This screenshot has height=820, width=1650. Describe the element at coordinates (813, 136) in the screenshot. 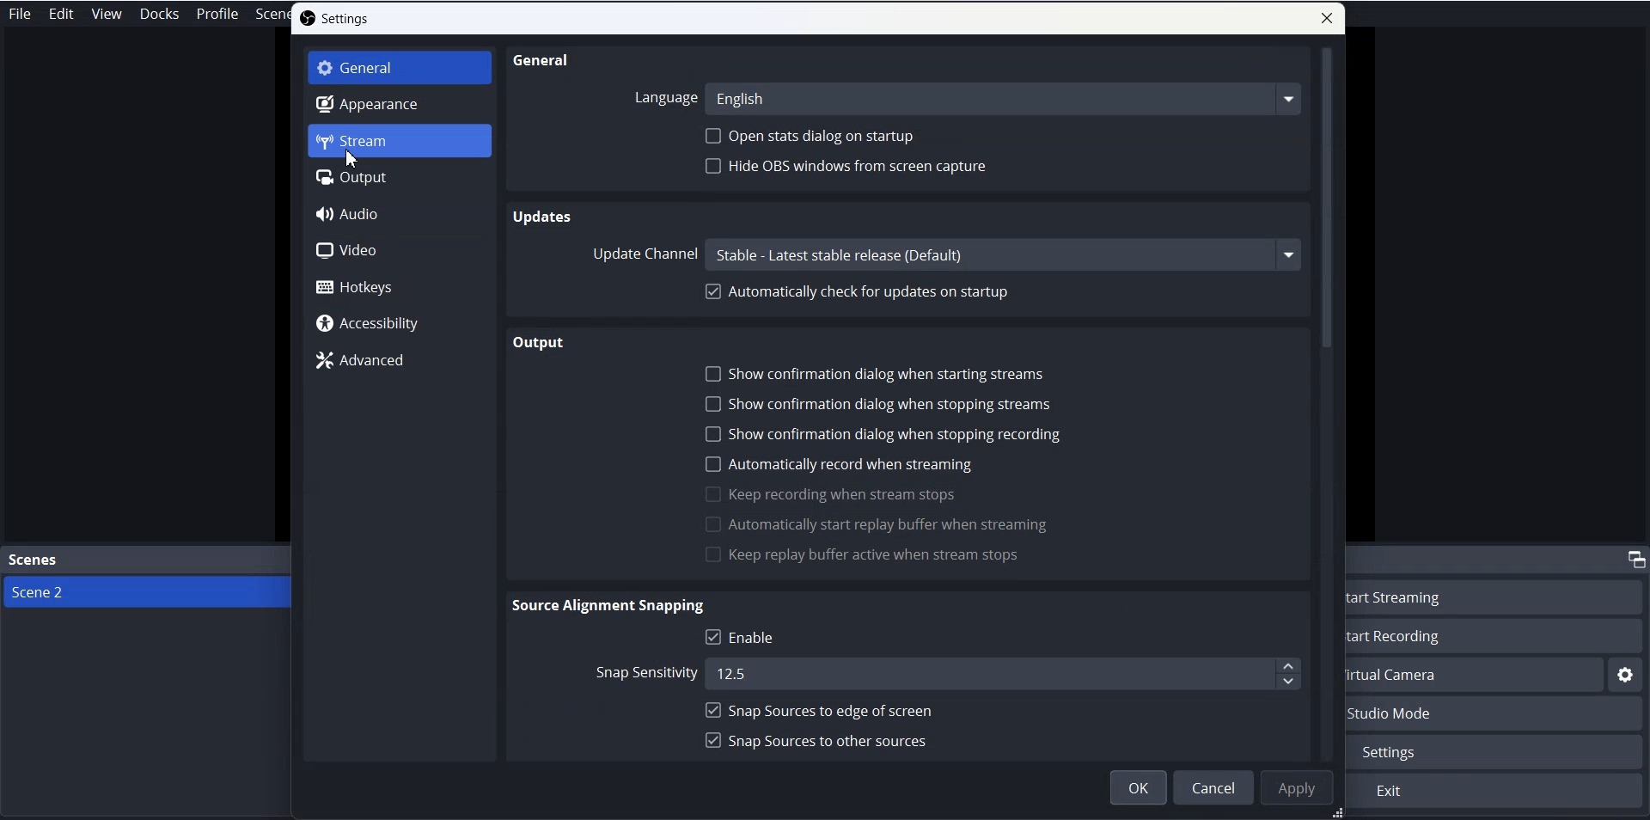

I see `Open stats dialogue on startup` at that location.